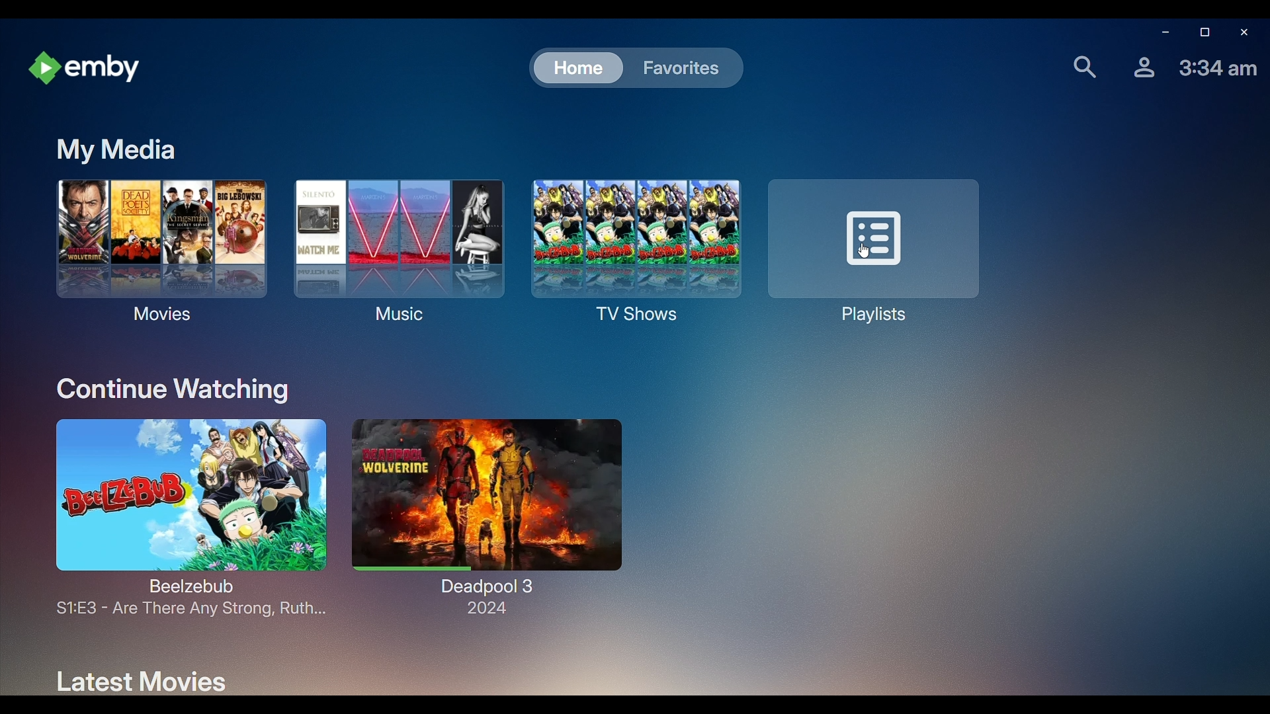  I want to click on Minimize, so click(1162, 34).